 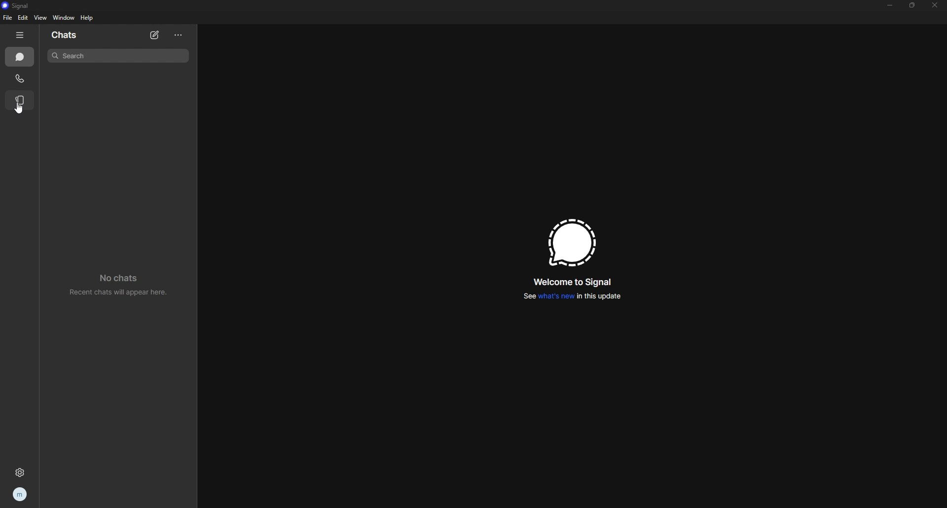 I want to click on chats, so click(x=19, y=57).